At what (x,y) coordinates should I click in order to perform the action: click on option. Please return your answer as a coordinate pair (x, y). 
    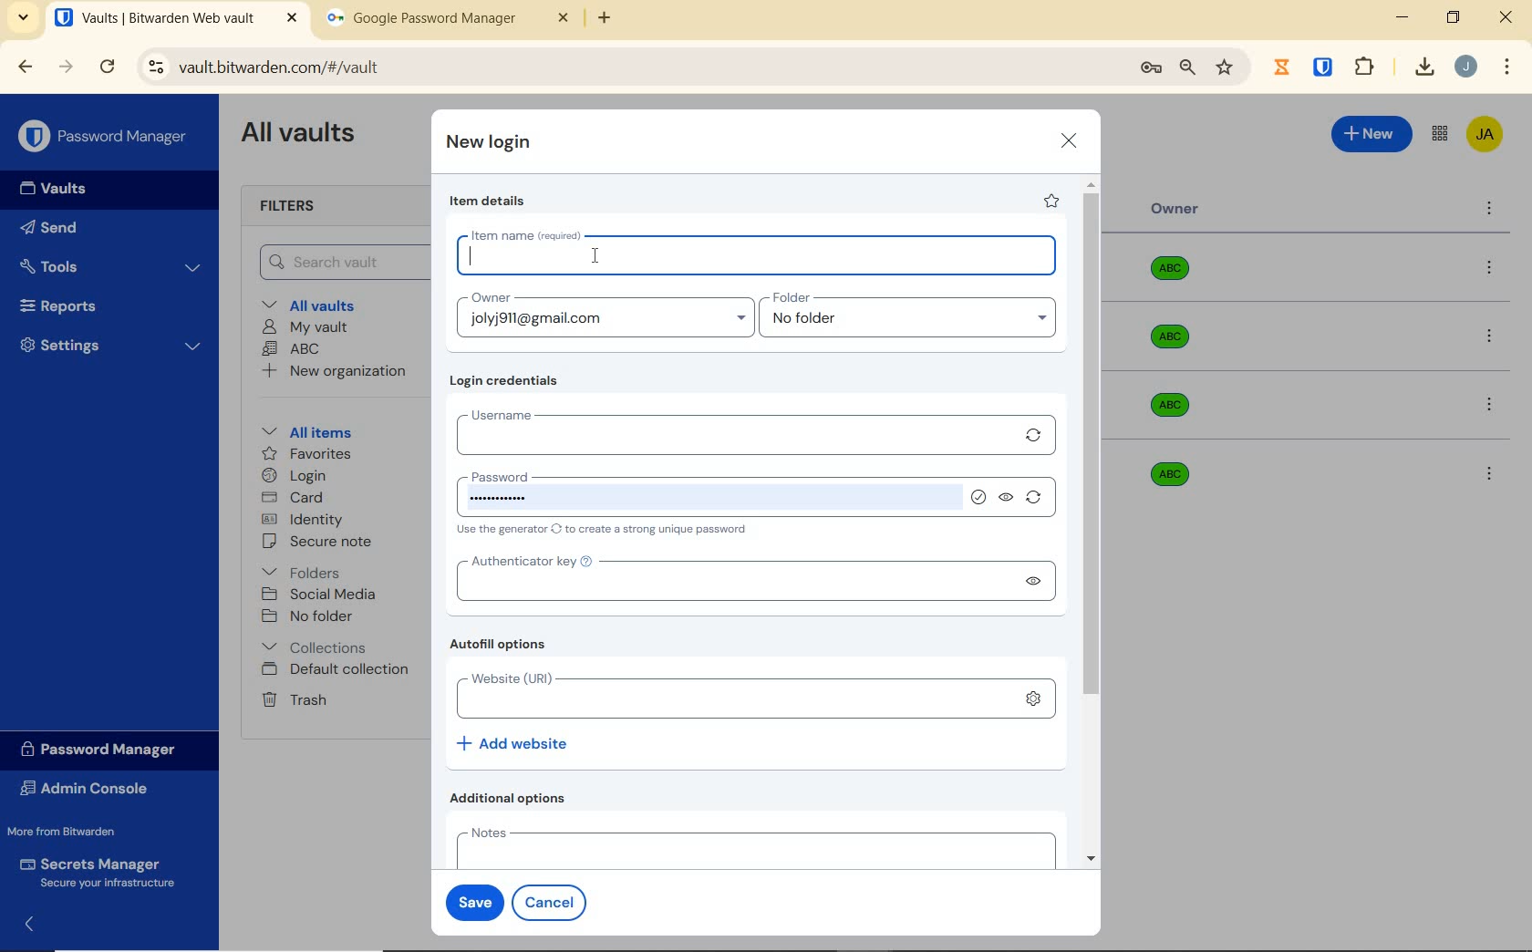
    Looking at the image, I should click on (1493, 407).